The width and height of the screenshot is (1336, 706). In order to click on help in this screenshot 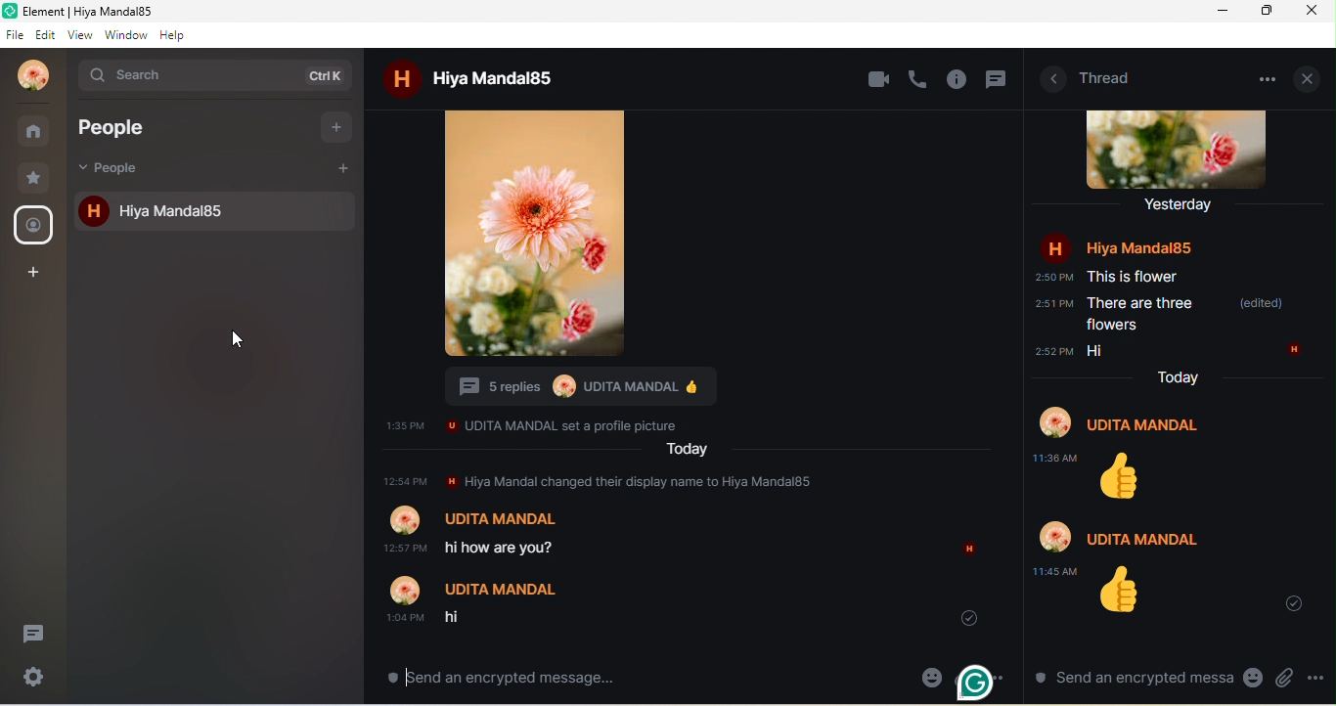, I will do `click(179, 35)`.